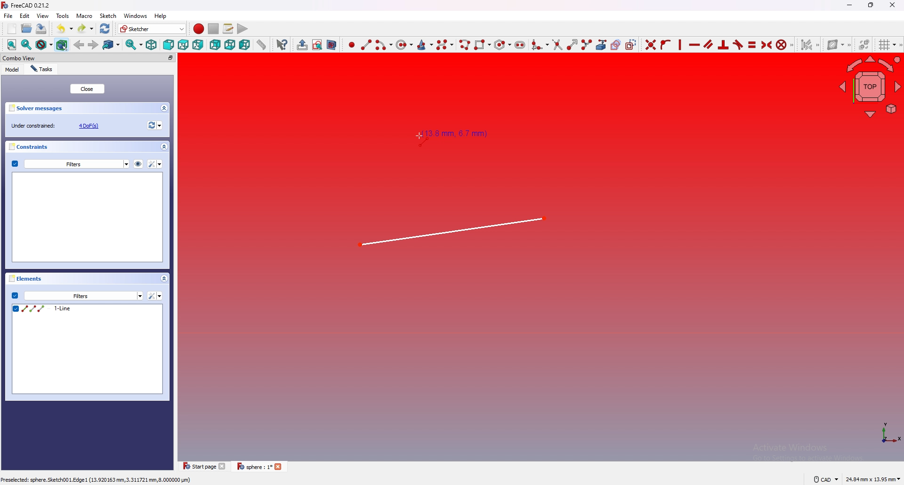  What do you see at coordinates (43, 45) in the screenshot?
I see `Draw style` at bounding box center [43, 45].